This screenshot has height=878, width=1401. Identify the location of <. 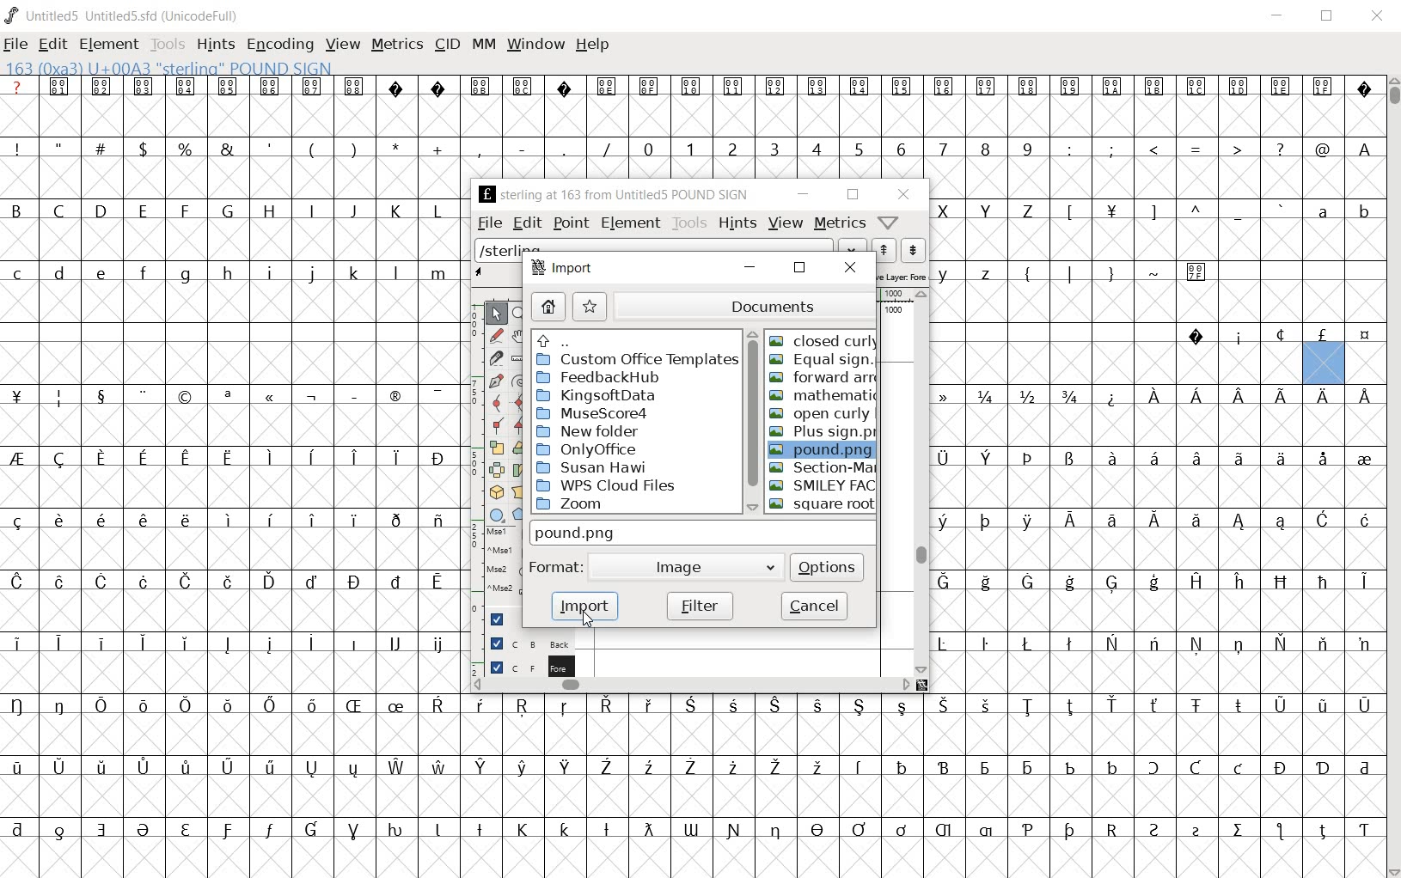
(1153, 149).